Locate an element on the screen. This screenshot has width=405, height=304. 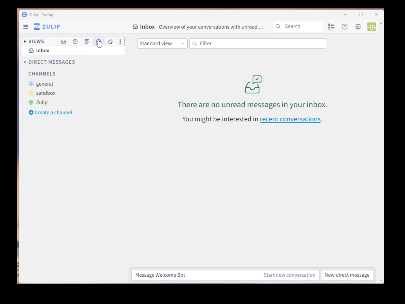
Sanbox is located at coordinates (43, 93).